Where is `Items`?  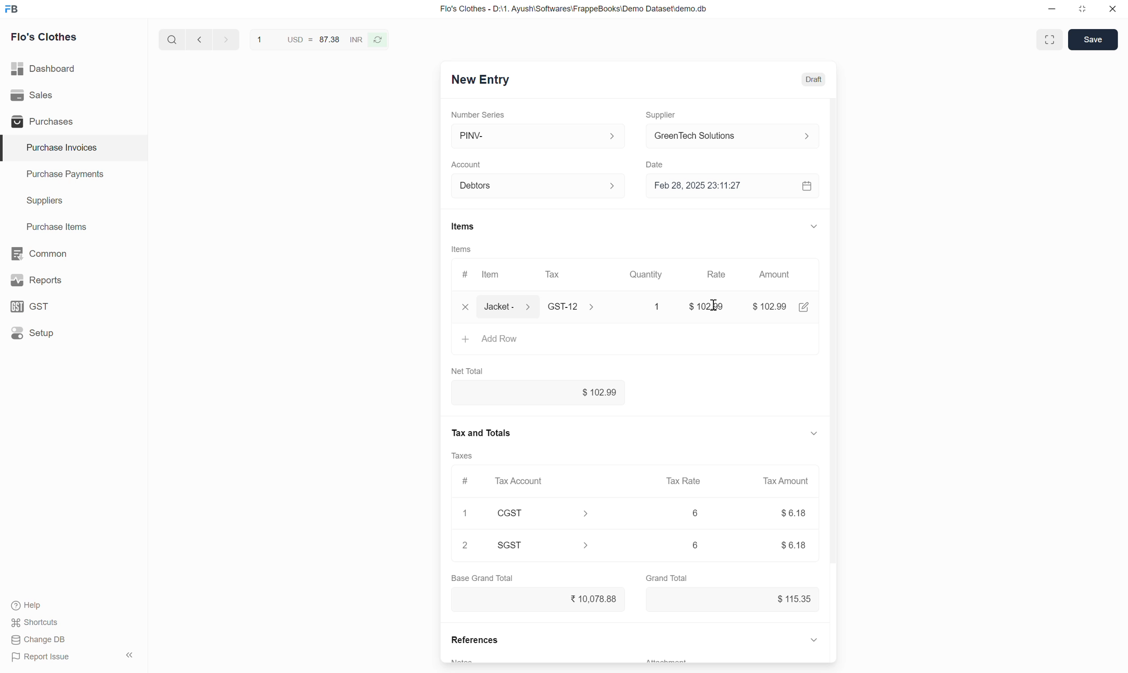
Items is located at coordinates (462, 249).